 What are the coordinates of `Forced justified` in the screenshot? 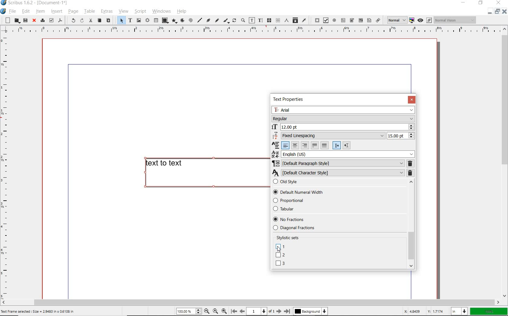 It's located at (325, 145).